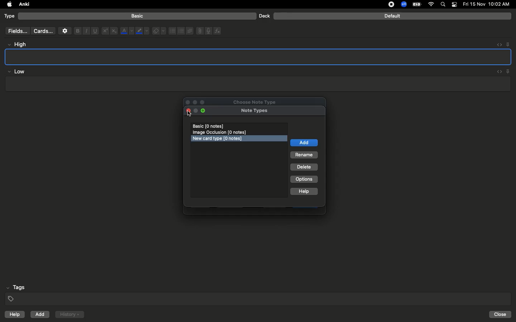 The width and height of the screenshot is (516, 322). What do you see at coordinates (247, 101) in the screenshot?
I see `Choose note type` at bounding box center [247, 101].